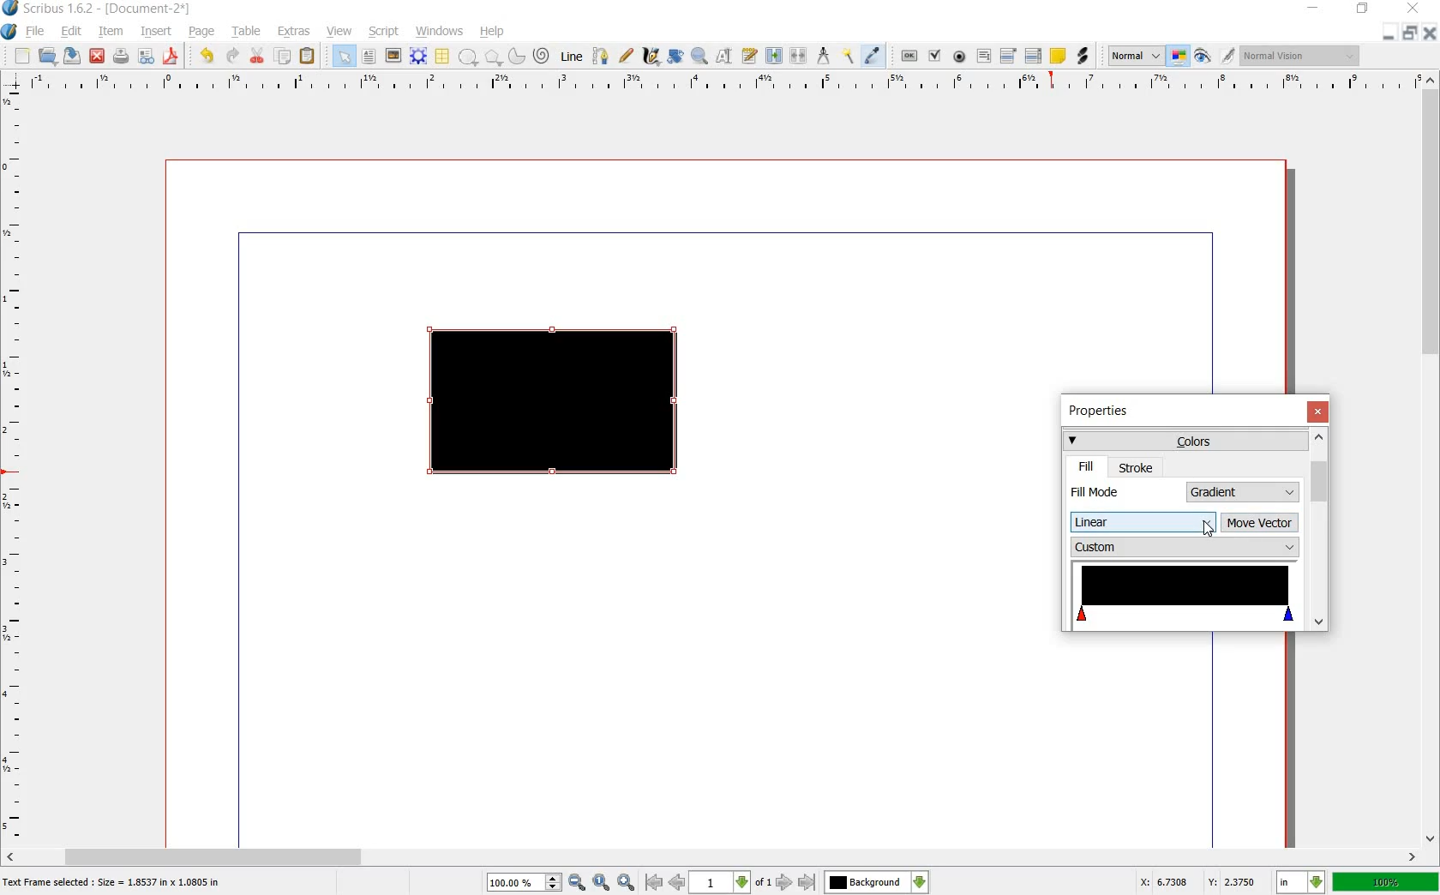 The image size is (1440, 895). What do you see at coordinates (99, 56) in the screenshot?
I see `close` at bounding box center [99, 56].